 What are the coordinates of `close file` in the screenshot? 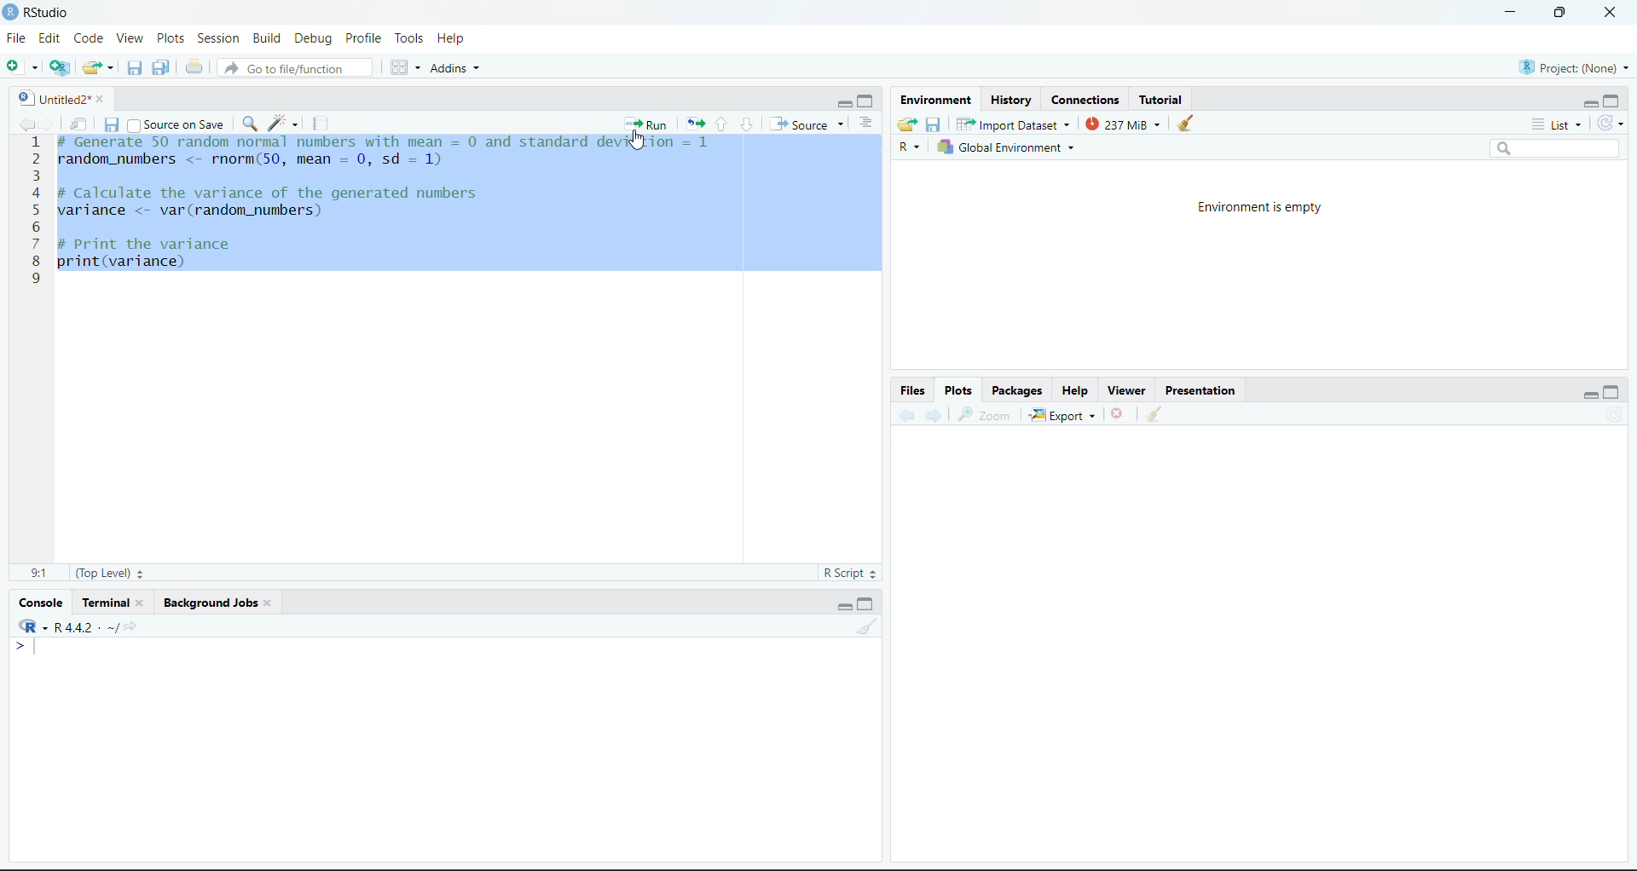 It's located at (1119, 413).